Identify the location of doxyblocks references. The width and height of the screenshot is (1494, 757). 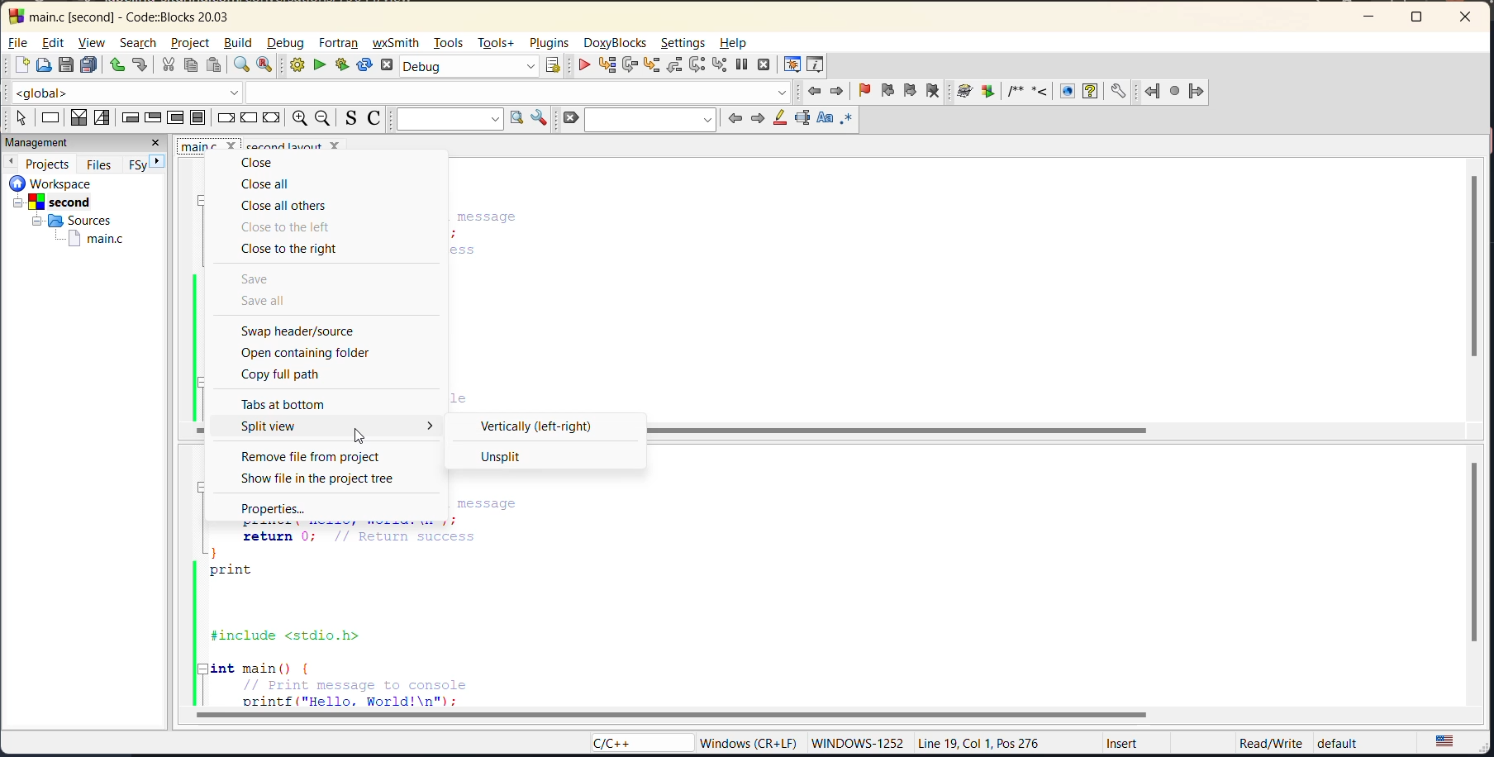
(1040, 92).